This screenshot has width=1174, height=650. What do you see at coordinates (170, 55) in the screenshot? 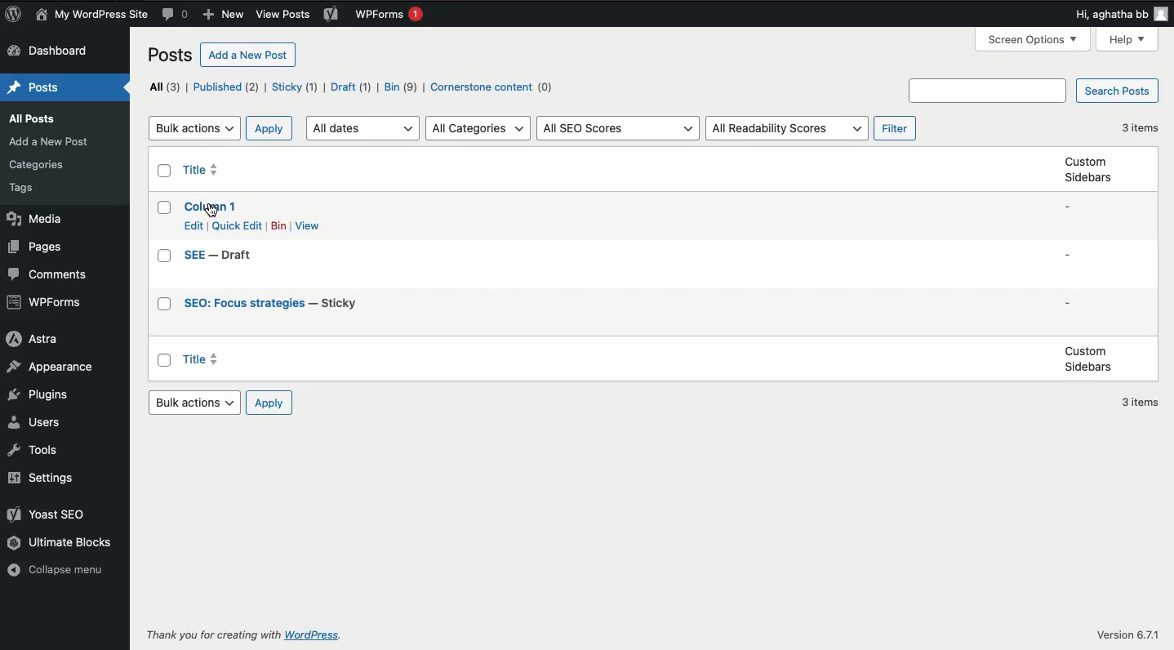
I see `Posts` at bounding box center [170, 55].